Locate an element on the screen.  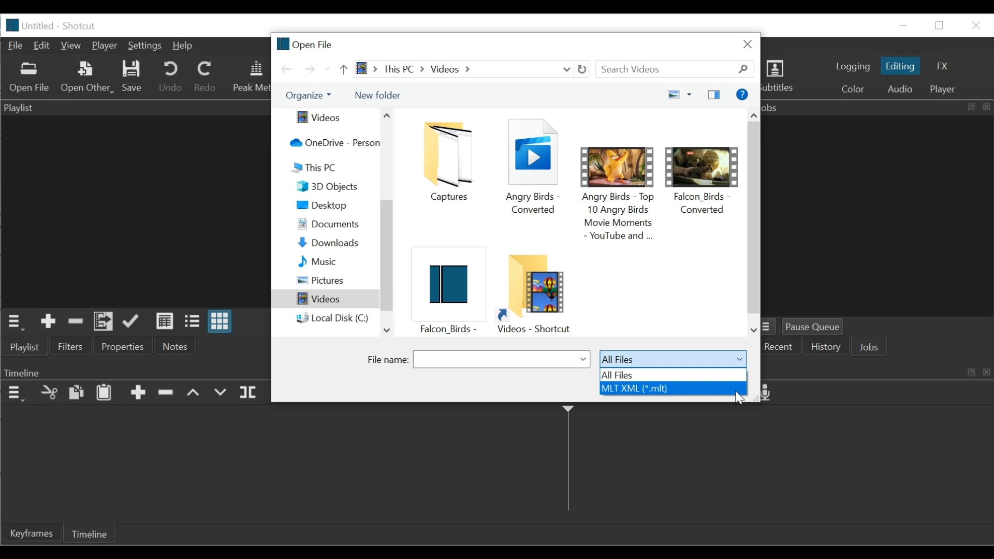
Videos is located at coordinates (327, 118).